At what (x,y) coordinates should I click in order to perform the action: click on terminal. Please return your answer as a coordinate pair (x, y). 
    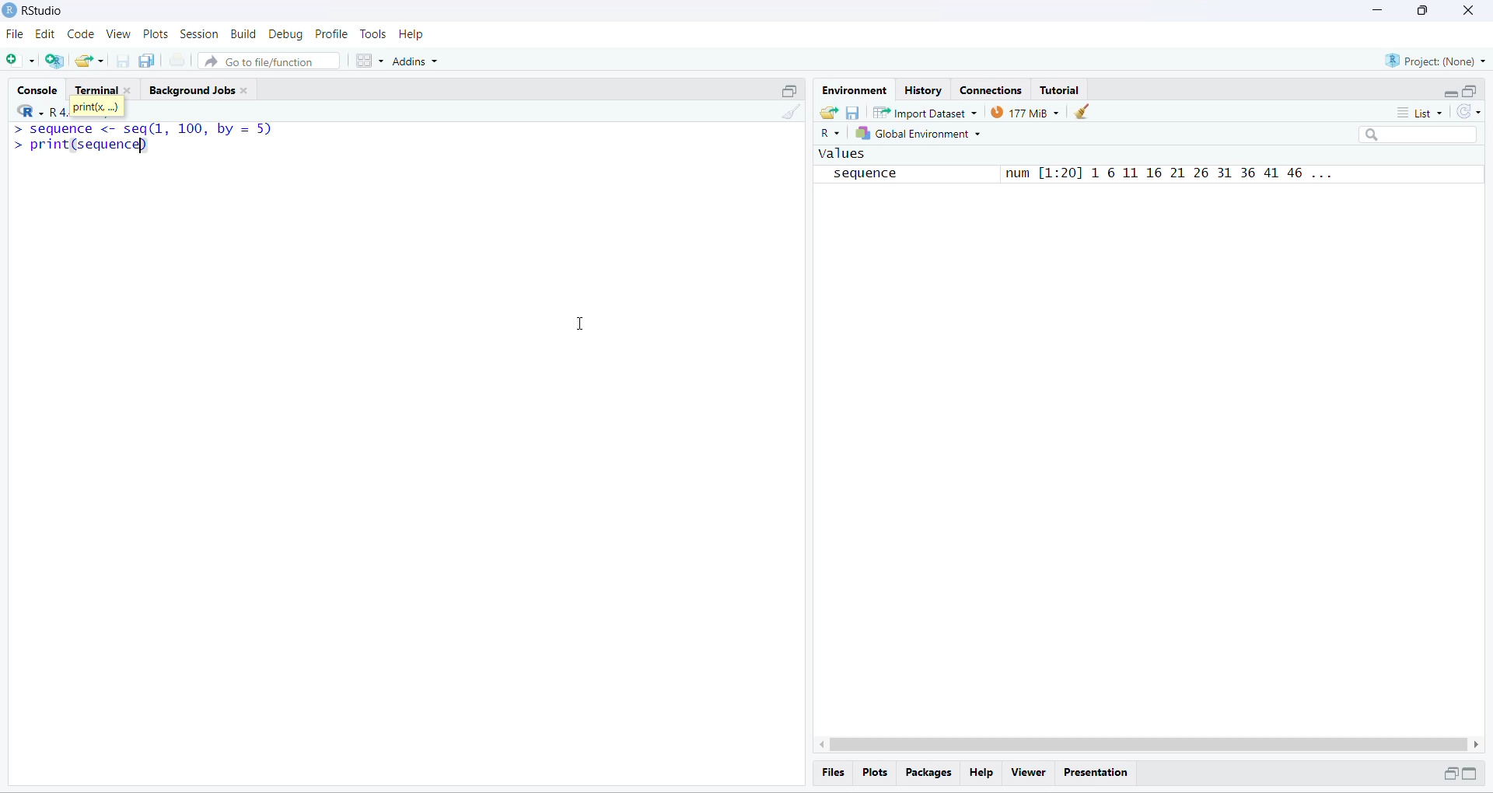
    Looking at the image, I should click on (96, 89).